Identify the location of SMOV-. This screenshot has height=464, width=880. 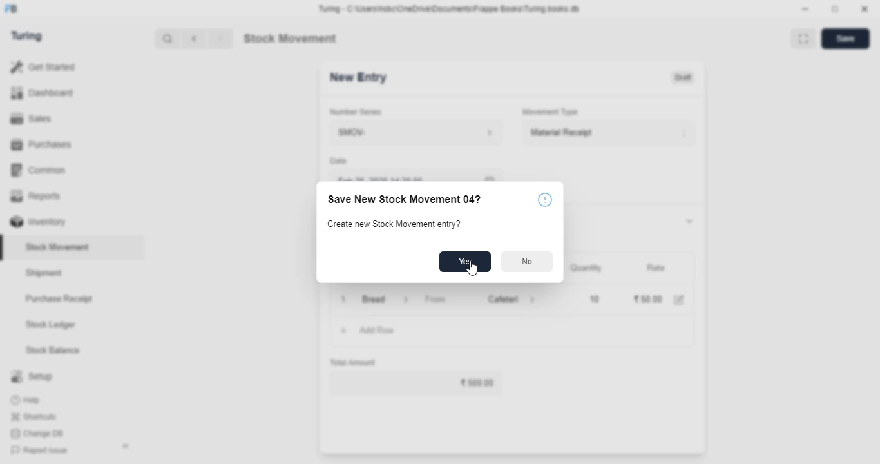
(417, 132).